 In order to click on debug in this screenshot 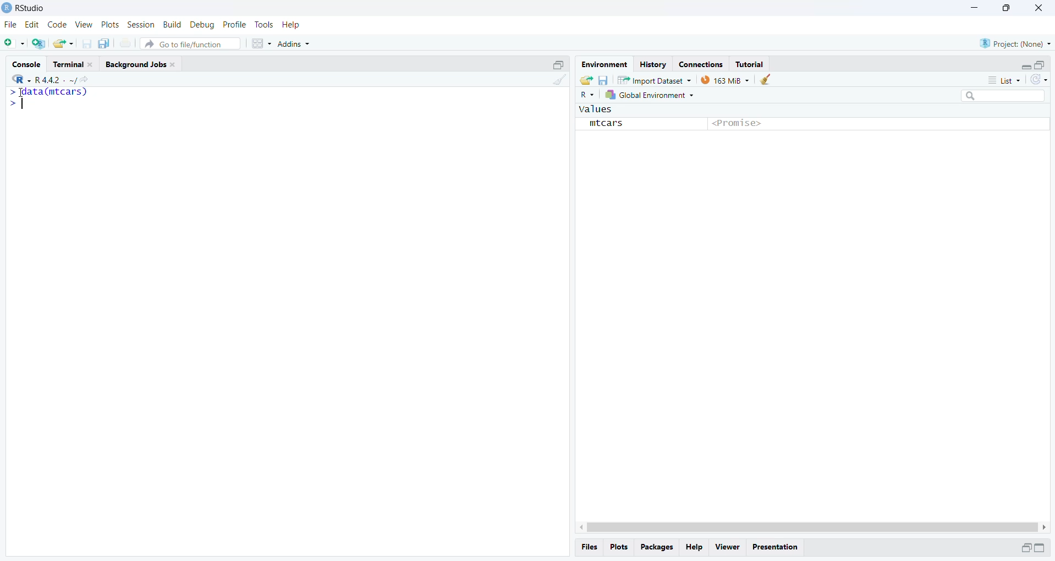, I will do `click(202, 25)`.